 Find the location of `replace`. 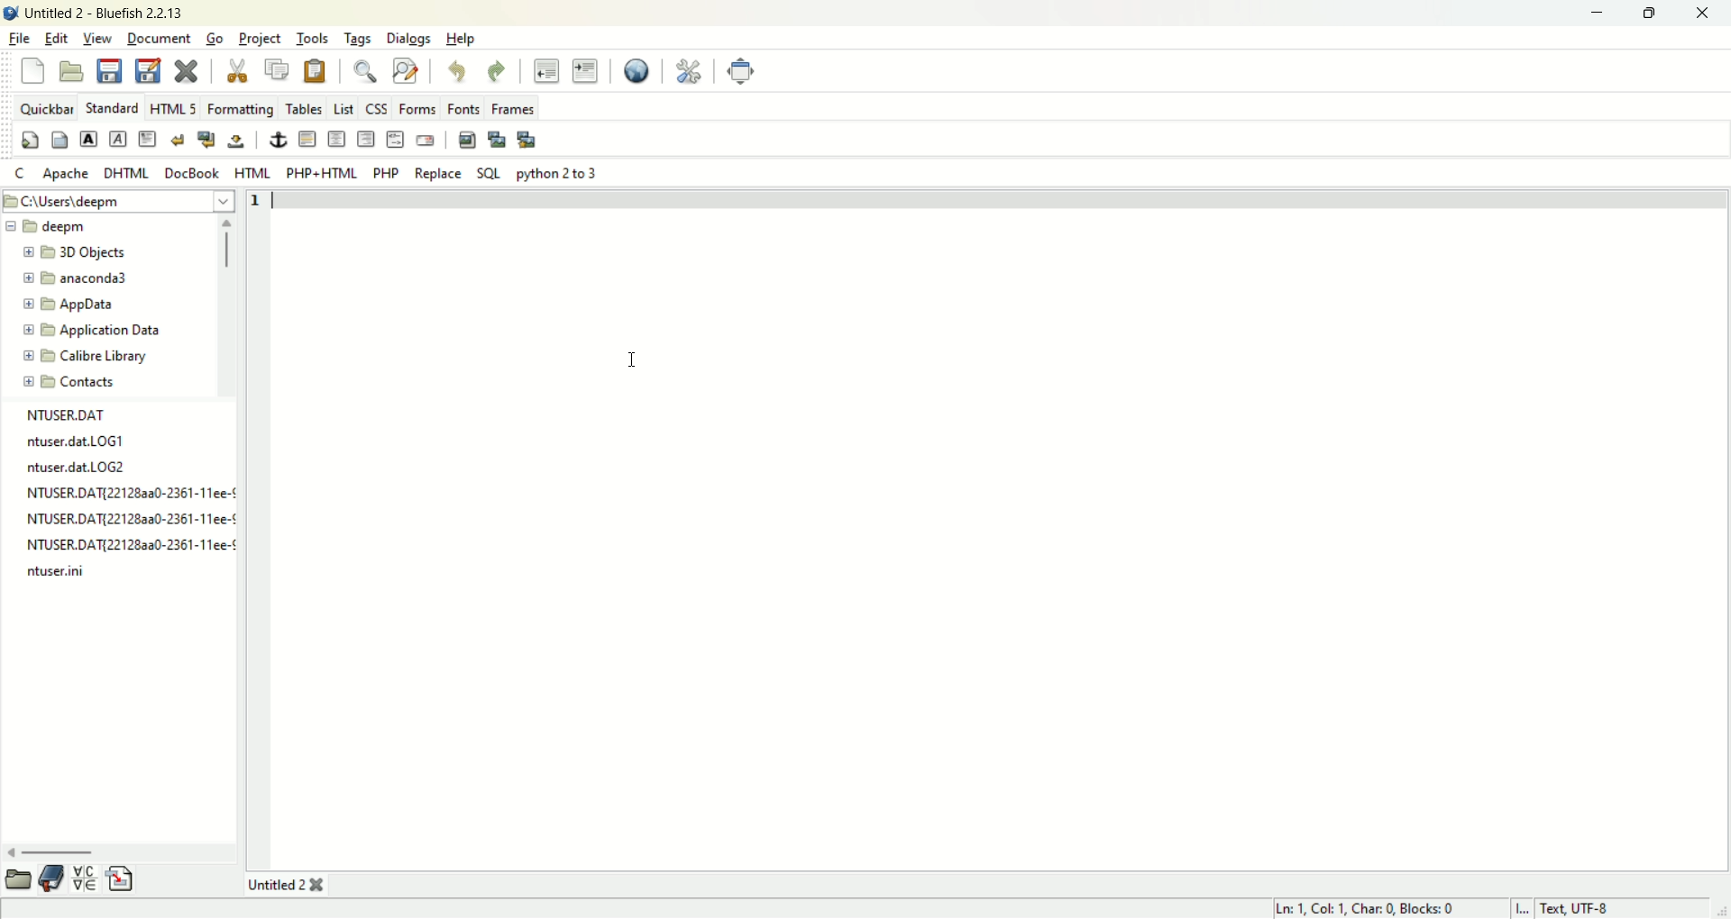

replace is located at coordinates (438, 174).